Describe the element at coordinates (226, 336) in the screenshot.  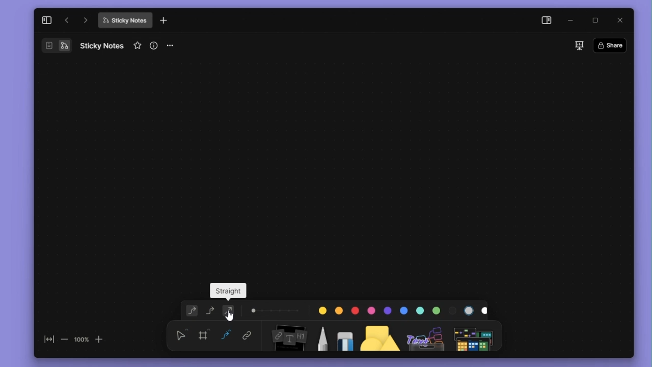
I see `straight` at that location.